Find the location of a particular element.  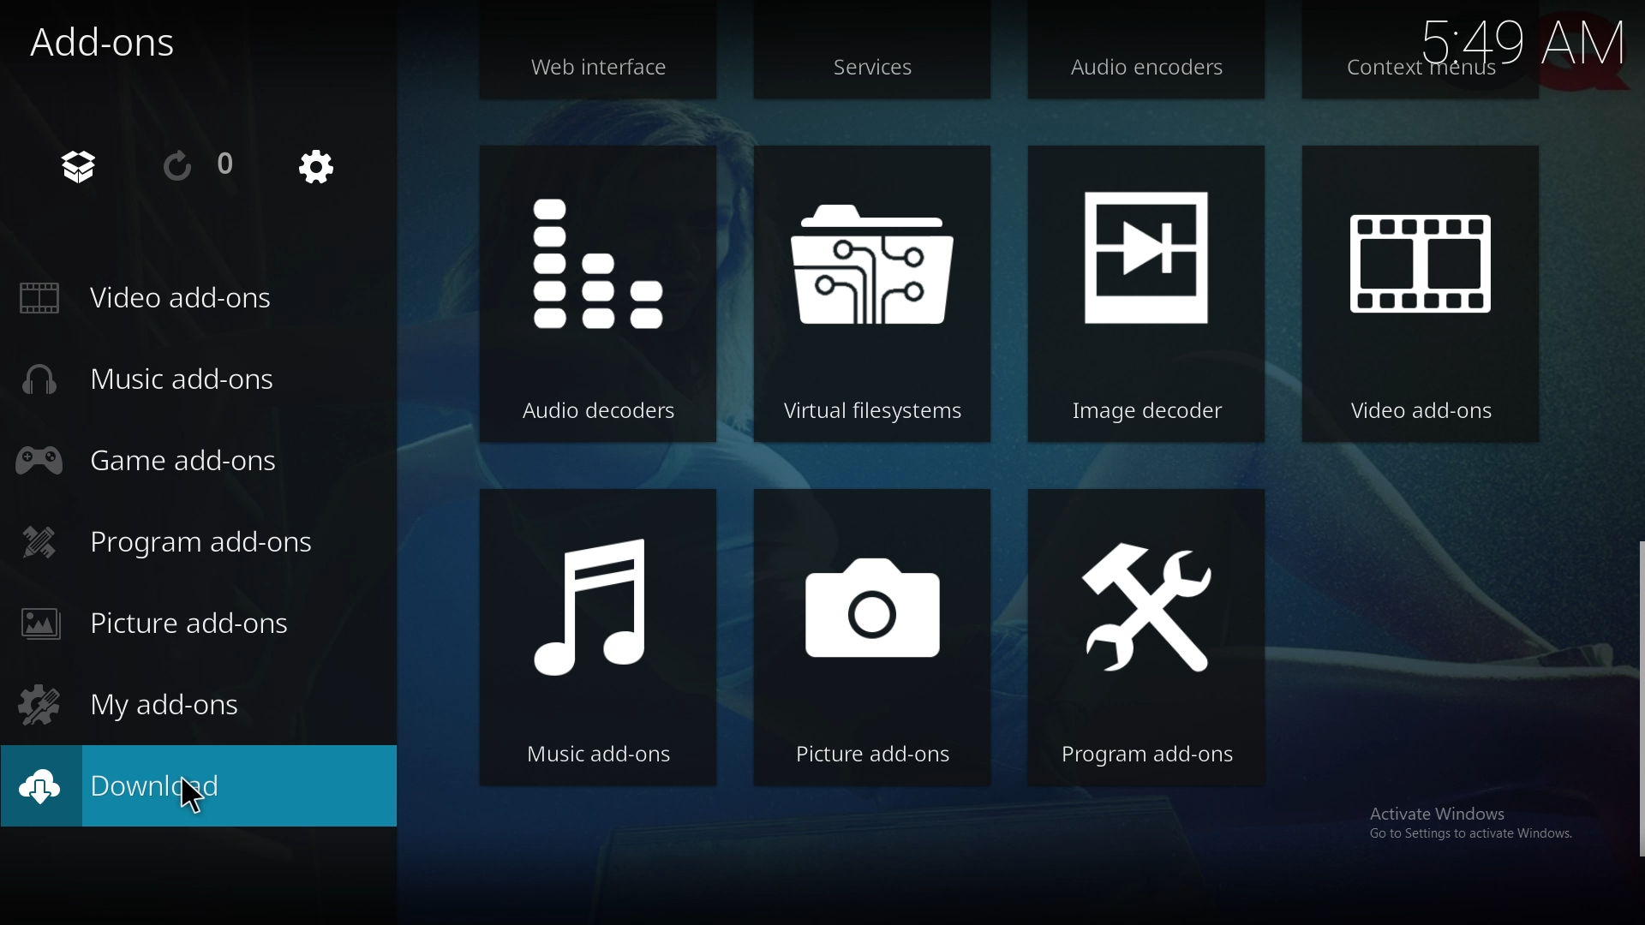

reload is located at coordinates (202, 168).